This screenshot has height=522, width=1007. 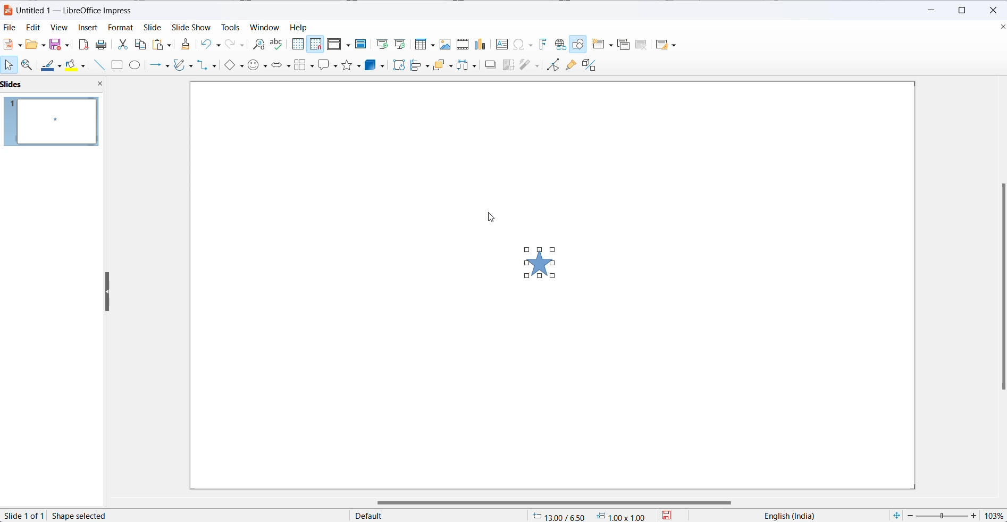 I want to click on insert text, so click(x=502, y=46).